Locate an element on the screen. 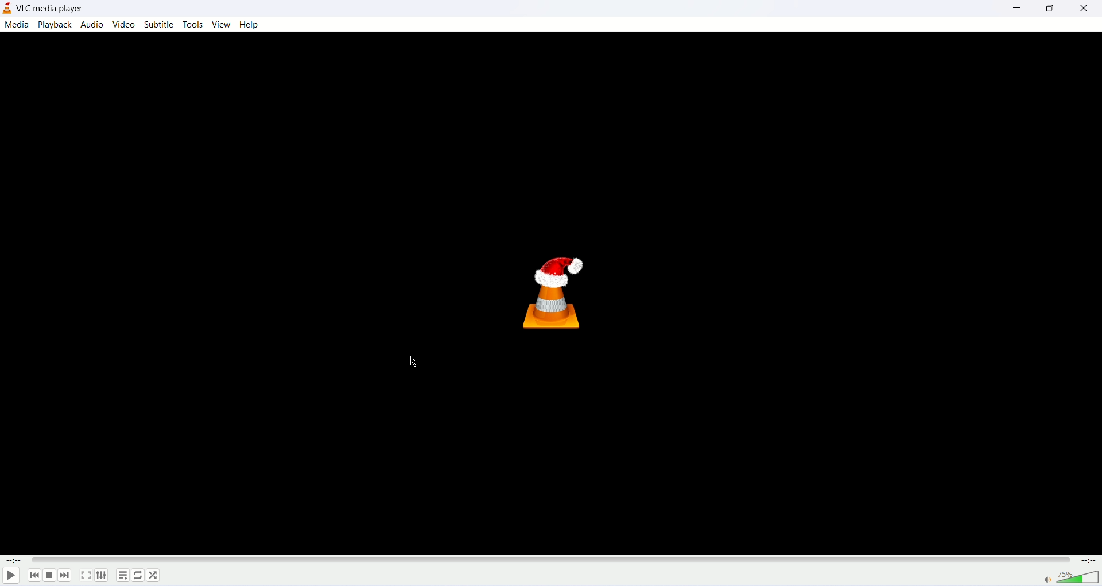 The height and width of the screenshot is (586, 1102). mouse cursor is located at coordinates (413, 362).